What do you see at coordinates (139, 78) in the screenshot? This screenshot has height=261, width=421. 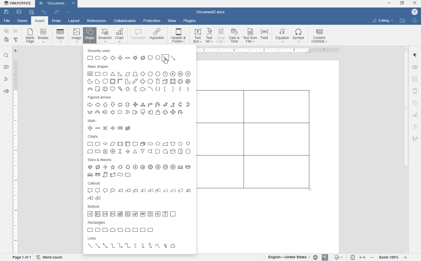 I see `basic shapes` at bounding box center [139, 78].